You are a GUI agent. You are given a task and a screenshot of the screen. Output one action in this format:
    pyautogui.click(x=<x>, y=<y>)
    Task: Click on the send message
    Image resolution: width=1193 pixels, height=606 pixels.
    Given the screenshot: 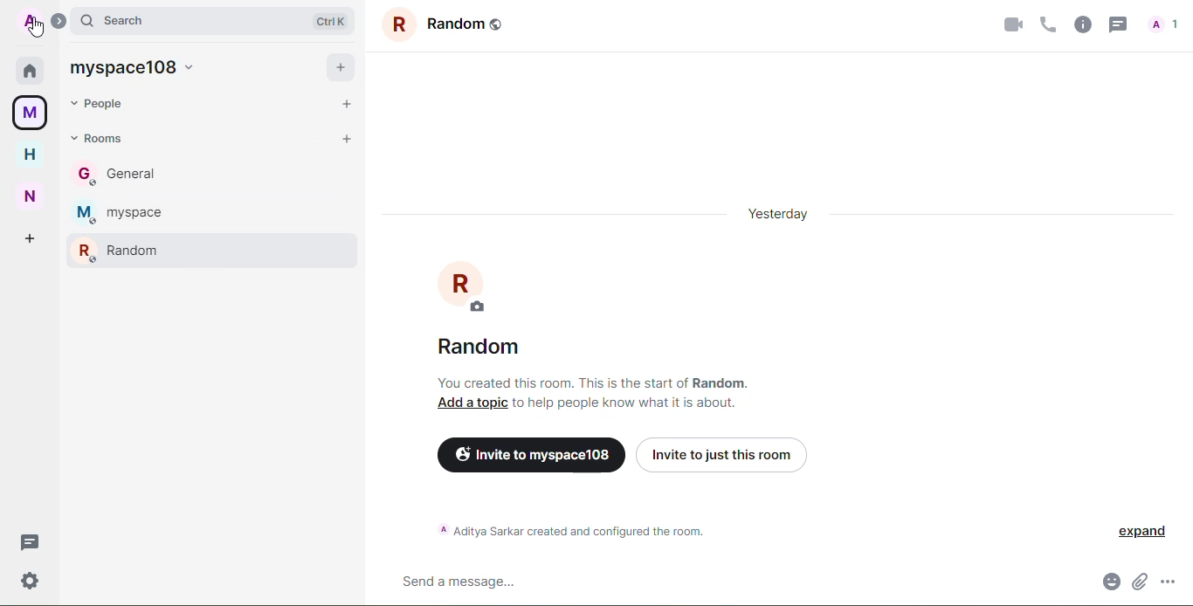 What is the action you would take?
    pyautogui.click(x=465, y=581)
    